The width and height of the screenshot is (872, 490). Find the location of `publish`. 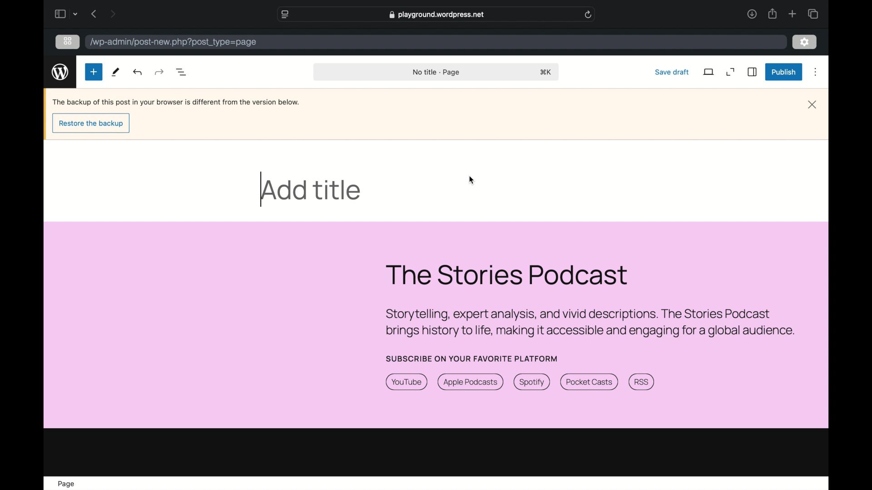

publish is located at coordinates (784, 73).